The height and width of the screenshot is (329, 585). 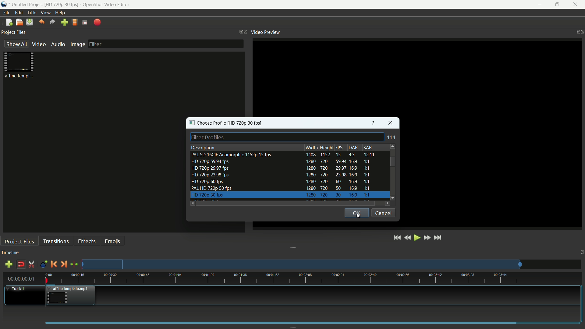 What do you see at coordinates (71, 295) in the screenshot?
I see `video in track` at bounding box center [71, 295].